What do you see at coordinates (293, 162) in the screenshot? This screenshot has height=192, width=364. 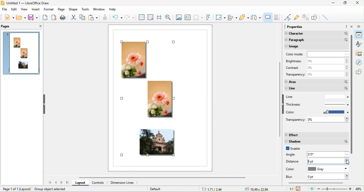 I see `distance` at bounding box center [293, 162].